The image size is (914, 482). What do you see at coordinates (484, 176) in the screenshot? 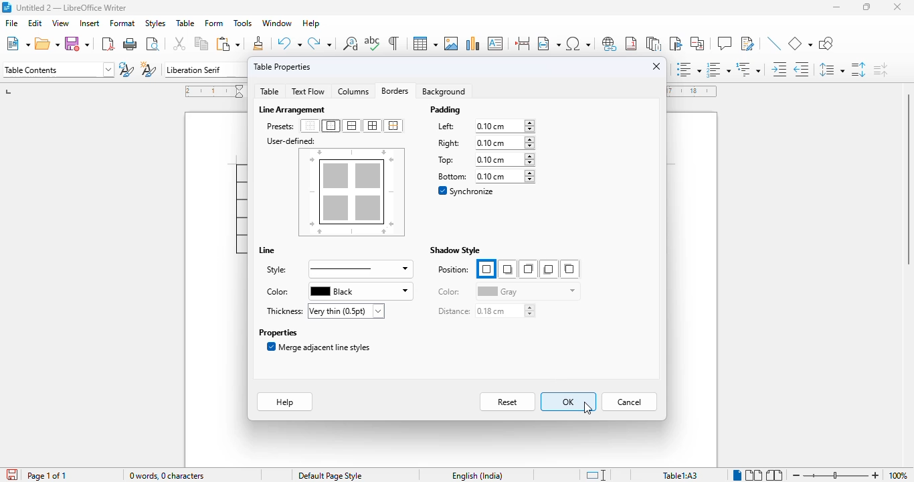
I see `bottom: 0.10 cm` at bounding box center [484, 176].